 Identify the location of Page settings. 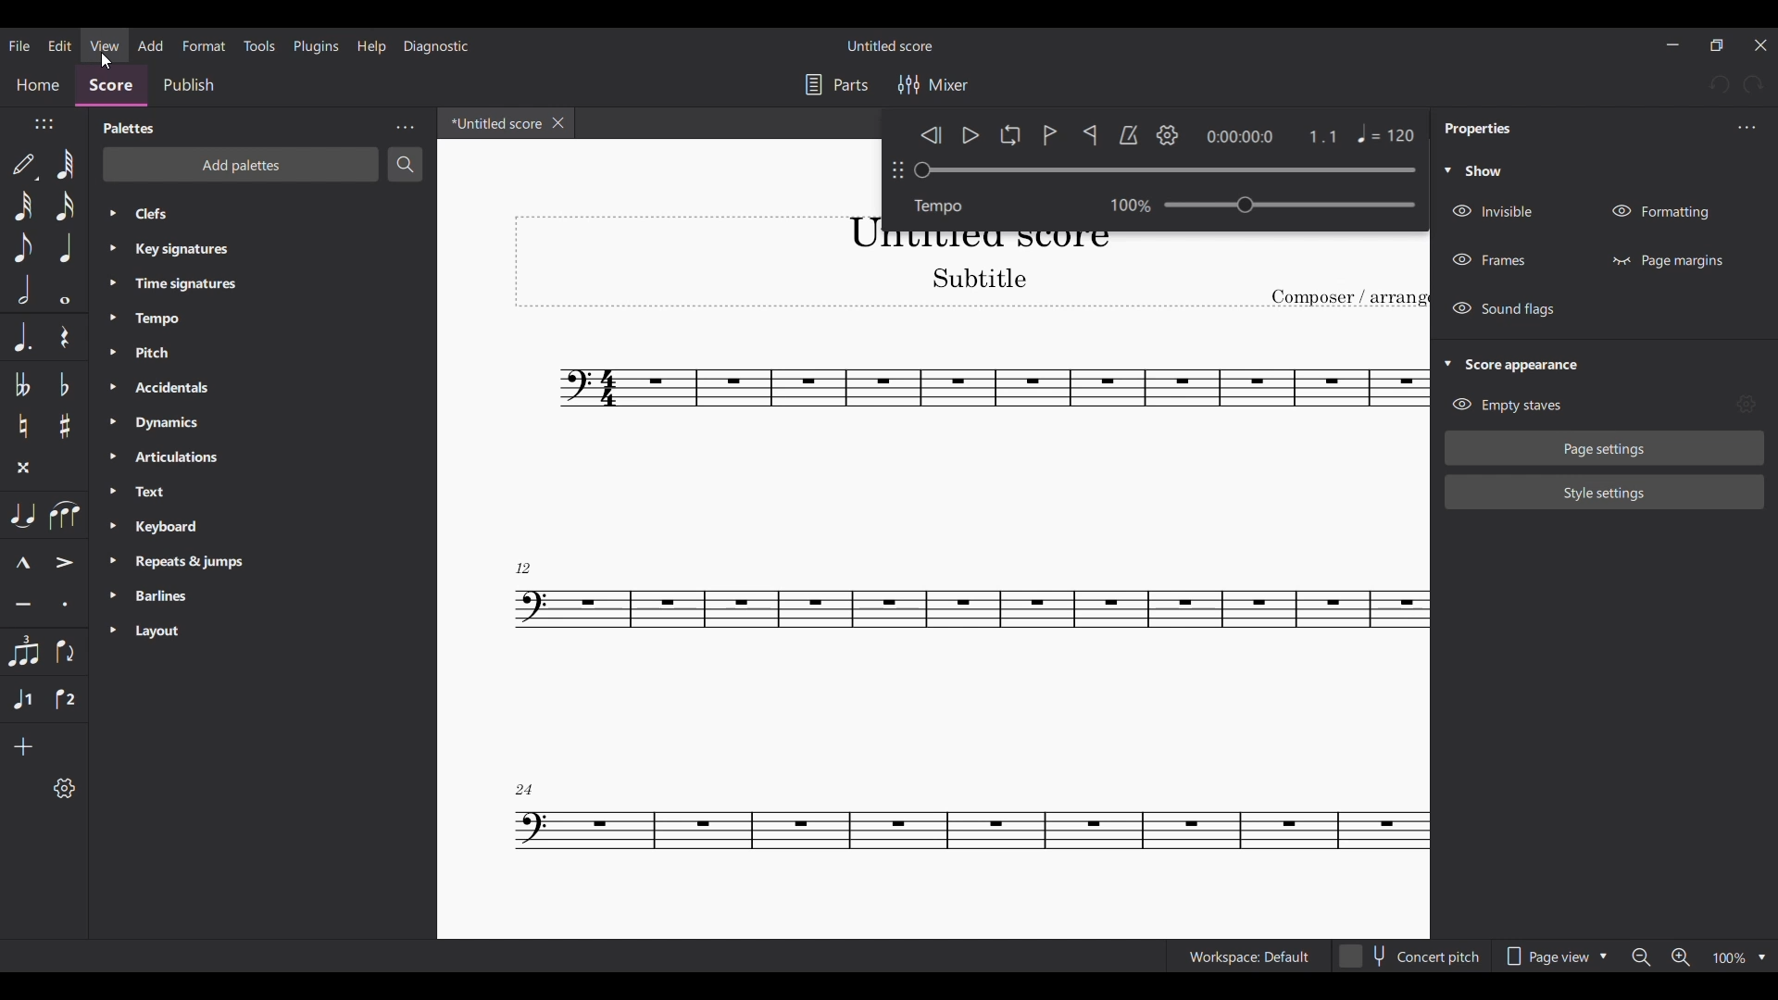
(1605, 448).